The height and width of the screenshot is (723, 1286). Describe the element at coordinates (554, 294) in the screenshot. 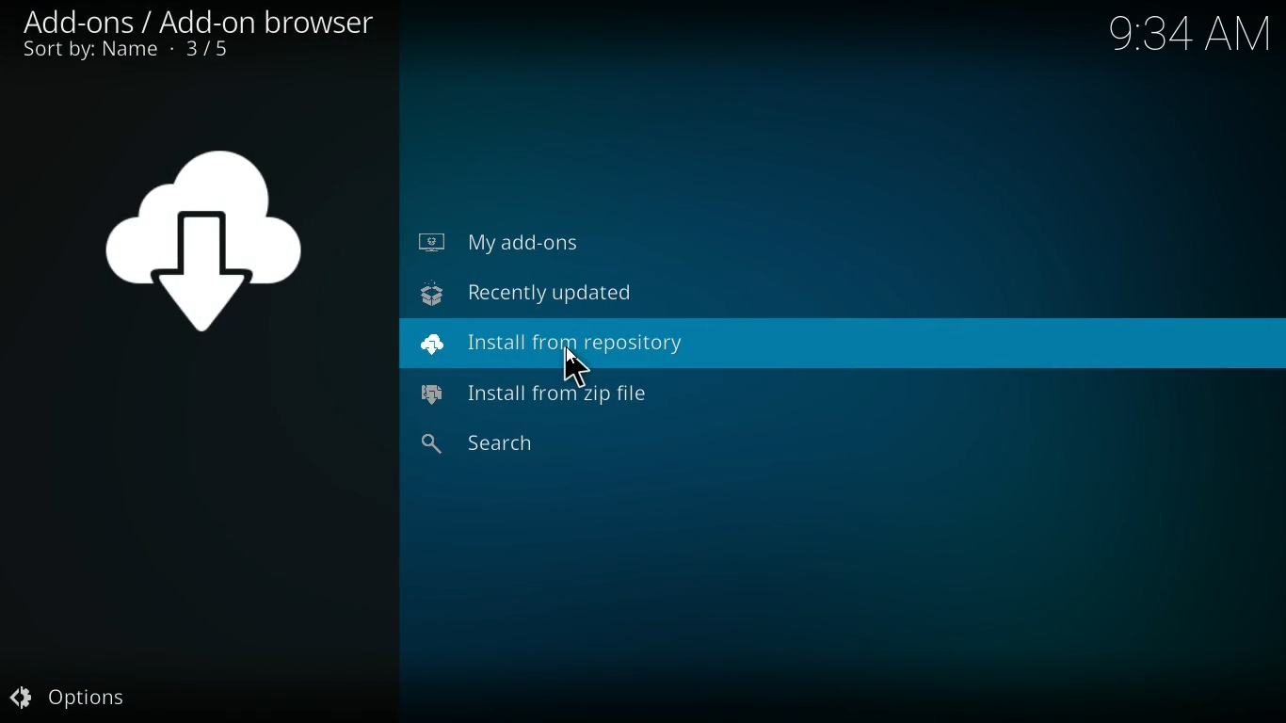

I see `recently updated` at that location.